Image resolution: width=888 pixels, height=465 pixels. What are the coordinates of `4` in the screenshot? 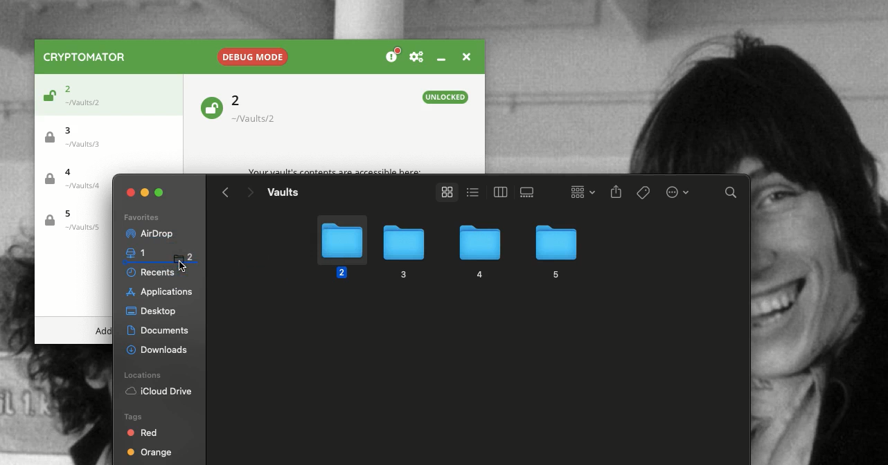 It's located at (478, 253).